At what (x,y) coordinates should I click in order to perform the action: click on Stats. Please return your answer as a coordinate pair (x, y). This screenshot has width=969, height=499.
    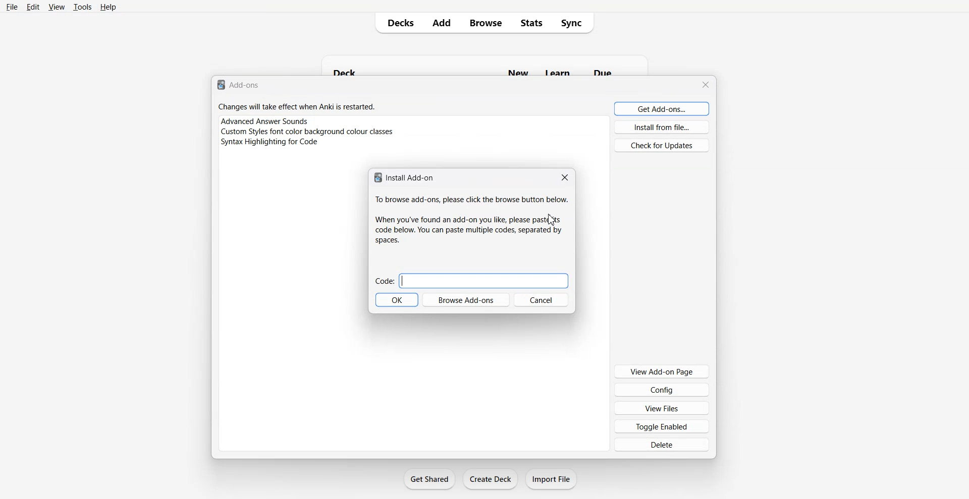
    Looking at the image, I should click on (531, 23).